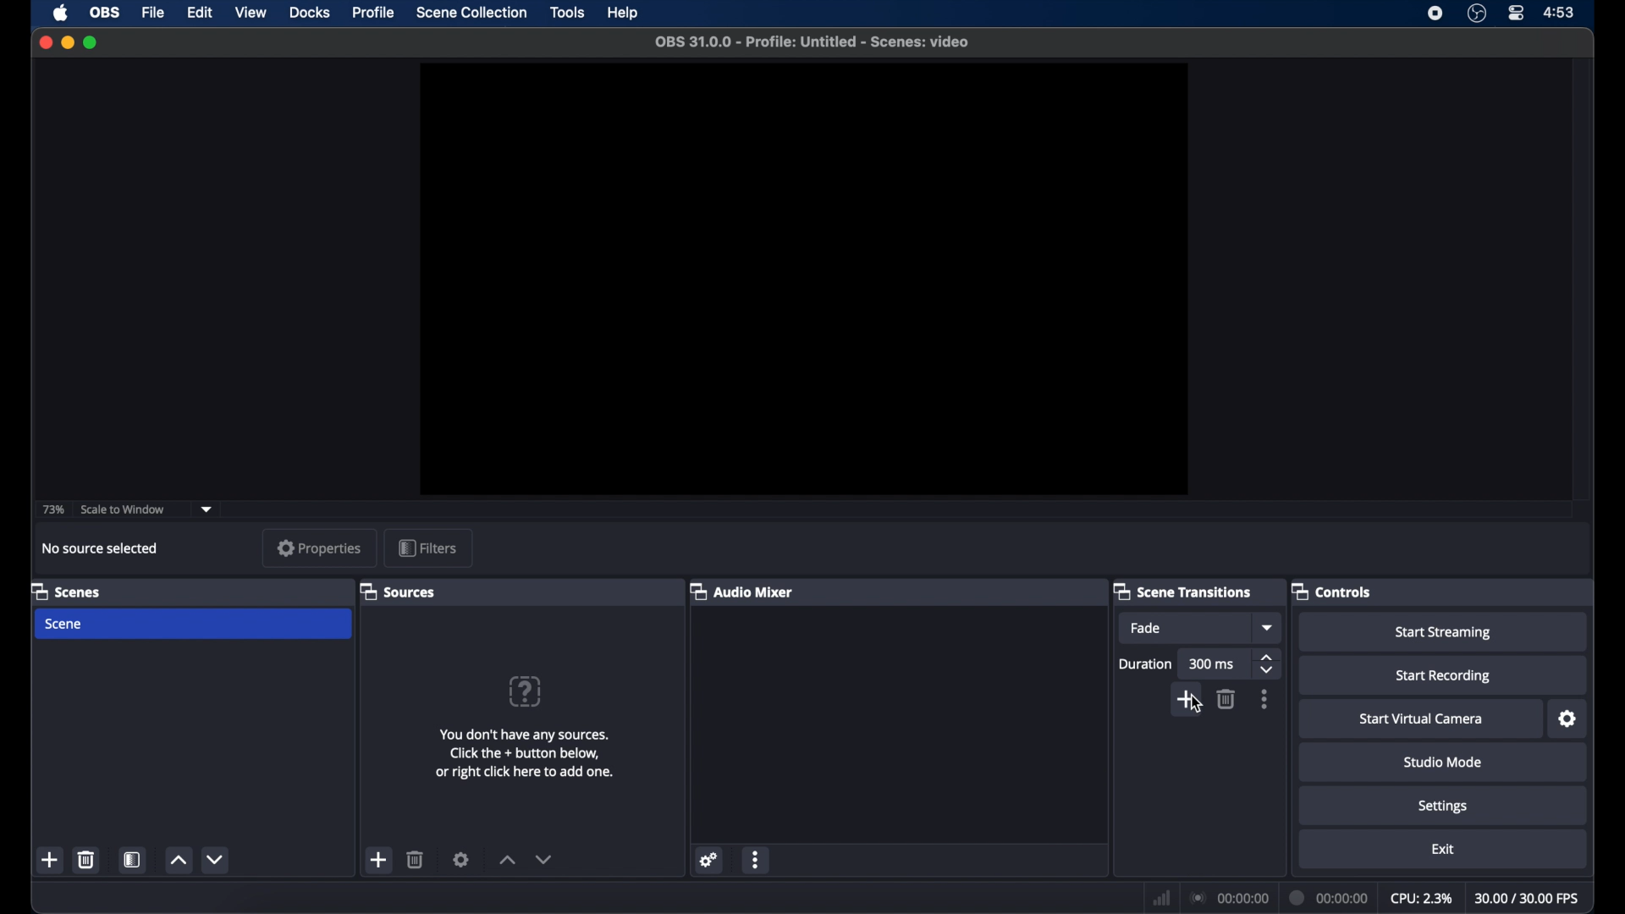 This screenshot has width=1625, height=914. I want to click on add, so click(377, 860).